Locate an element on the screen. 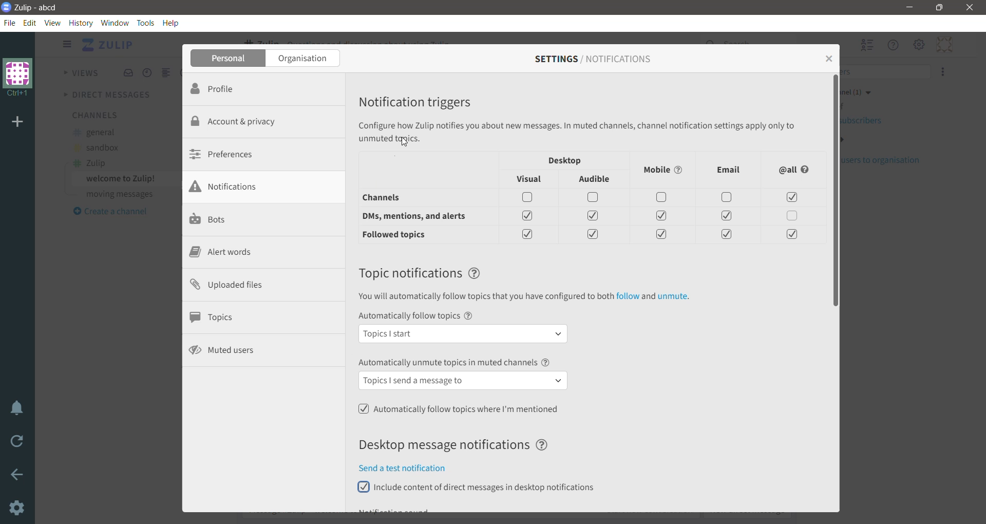 The image size is (986, 524). check box is located at coordinates (726, 216).